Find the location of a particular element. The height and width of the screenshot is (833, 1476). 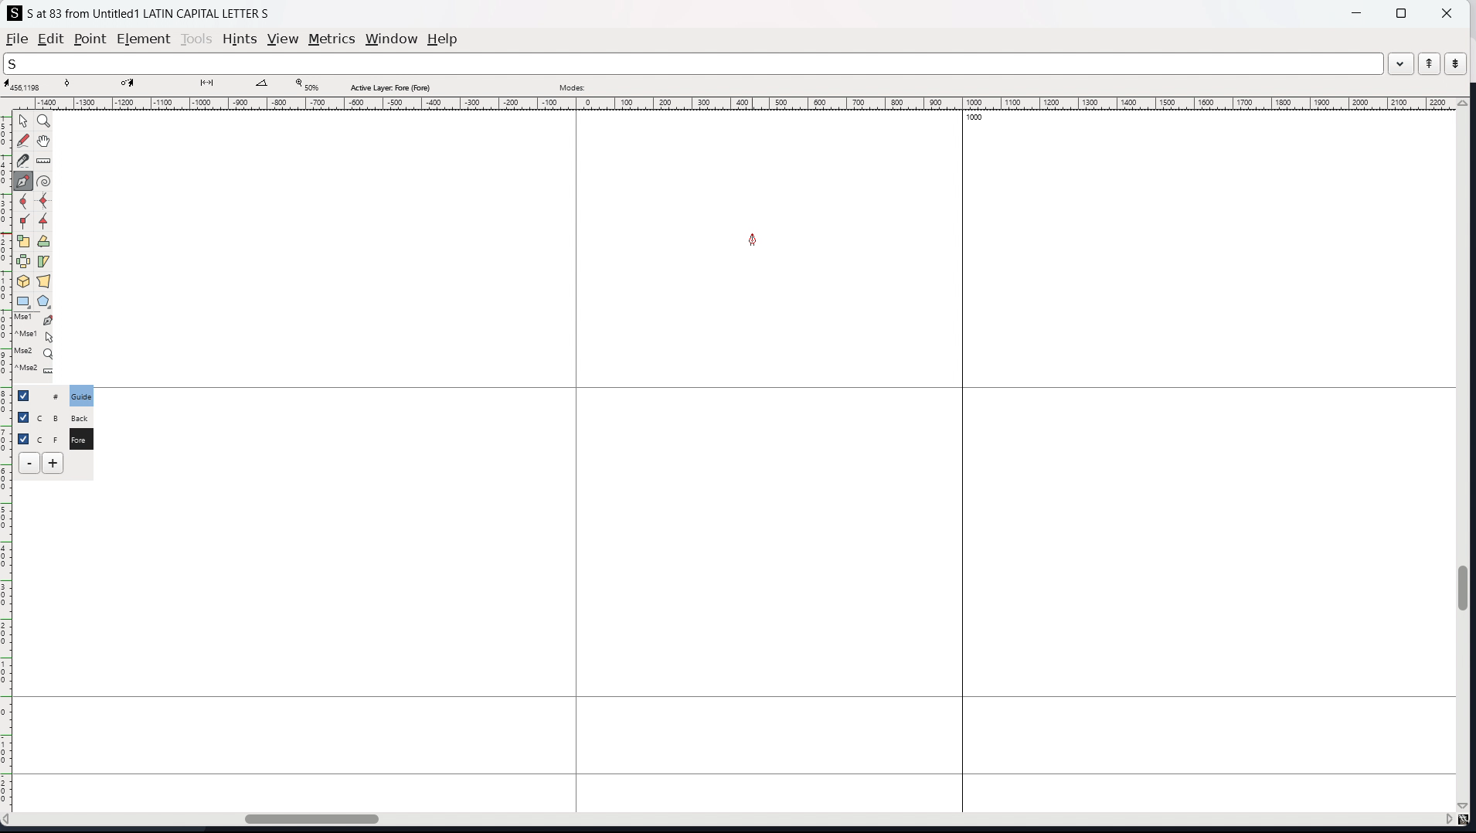

selection toggle is located at coordinates (25, 437).